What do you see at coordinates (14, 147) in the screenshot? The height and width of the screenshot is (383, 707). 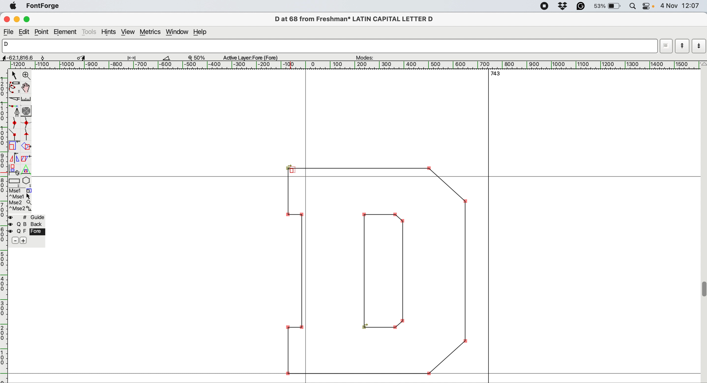 I see `scale the selection` at bounding box center [14, 147].